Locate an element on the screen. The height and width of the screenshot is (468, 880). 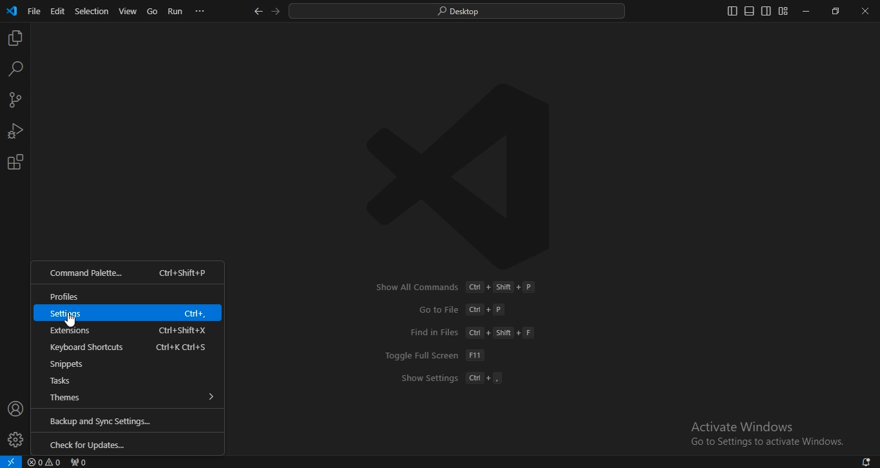
extension is located at coordinates (16, 162).